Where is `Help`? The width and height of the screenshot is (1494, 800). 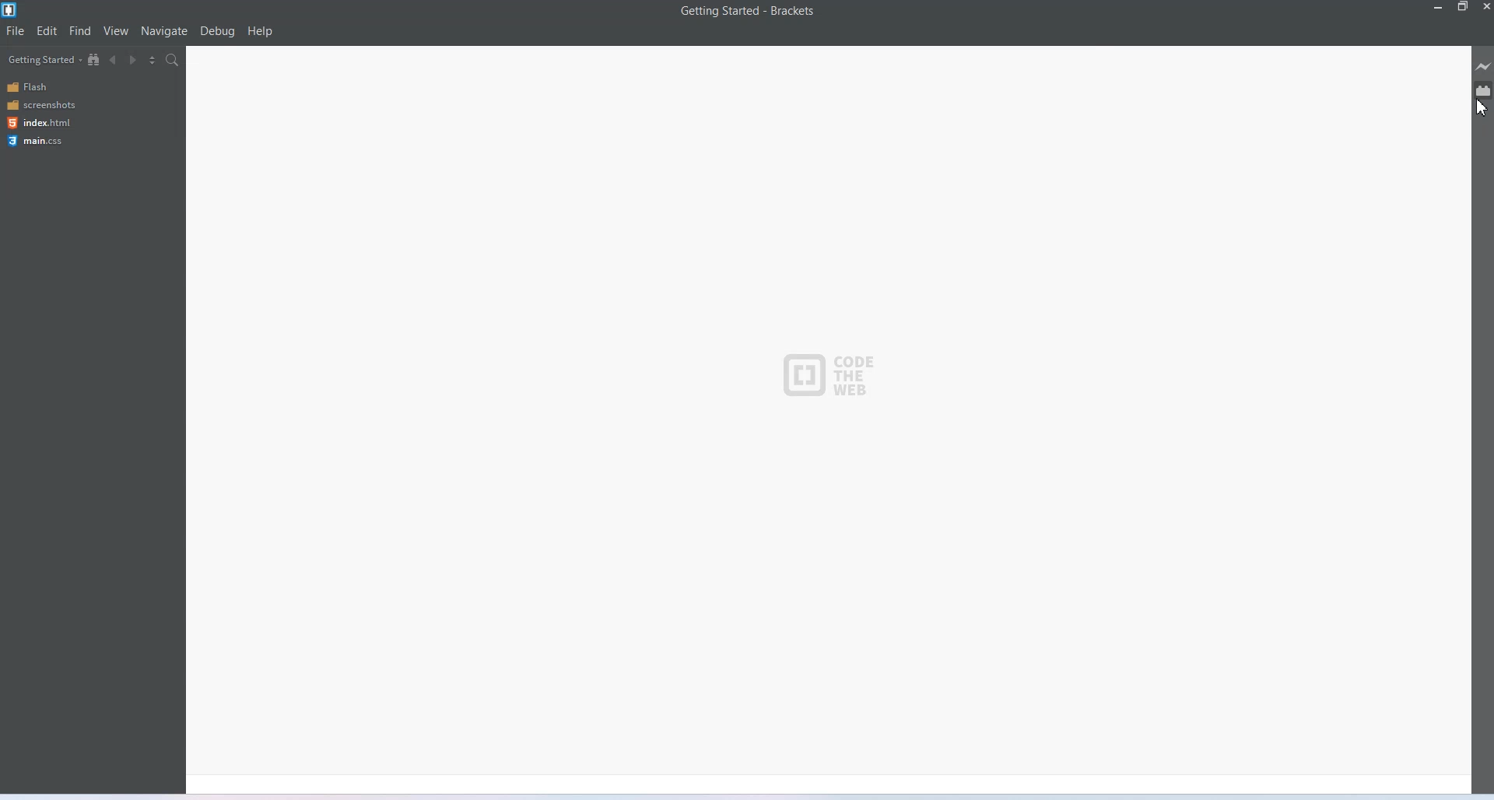
Help is located at coordinates (261, 31).